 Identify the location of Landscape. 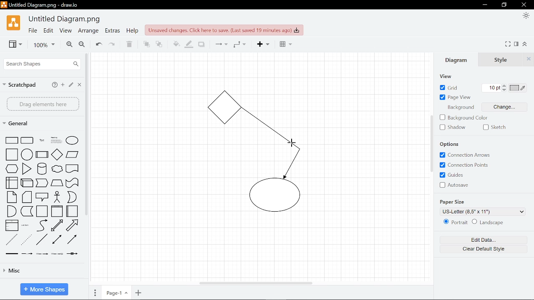
(492, 222).